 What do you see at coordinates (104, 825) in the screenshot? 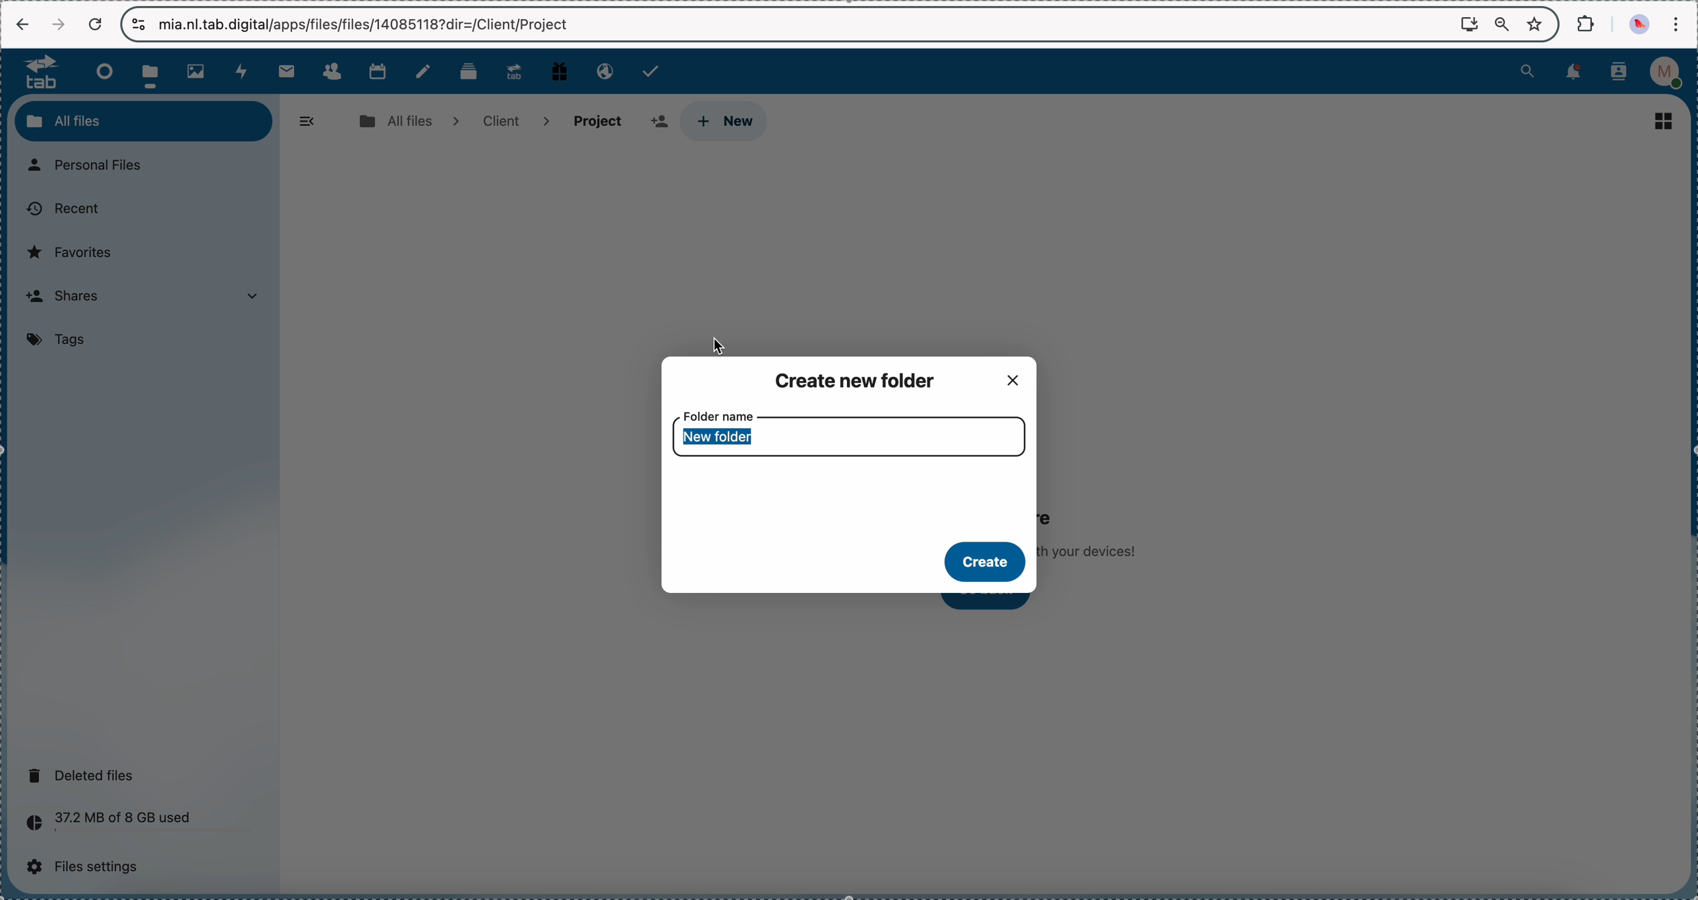
I see `37.2 MB of 8 GB` at bounding box center [104, 825].